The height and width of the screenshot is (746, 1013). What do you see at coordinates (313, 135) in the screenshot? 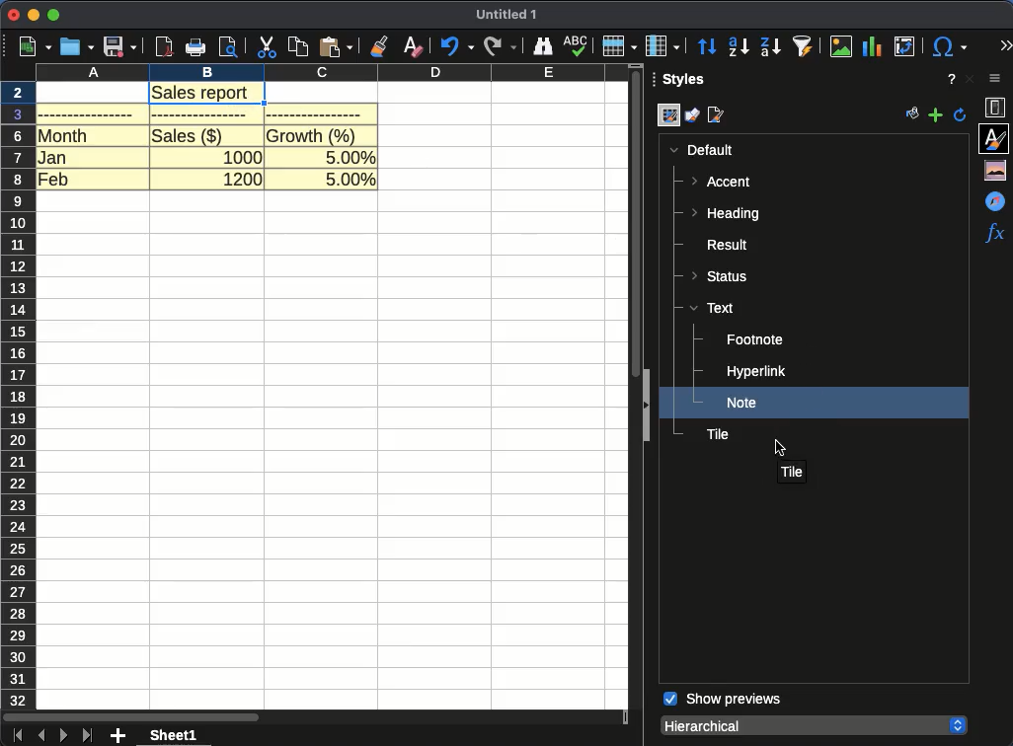
I see `growth (%)` at bounding box center [313, 135].